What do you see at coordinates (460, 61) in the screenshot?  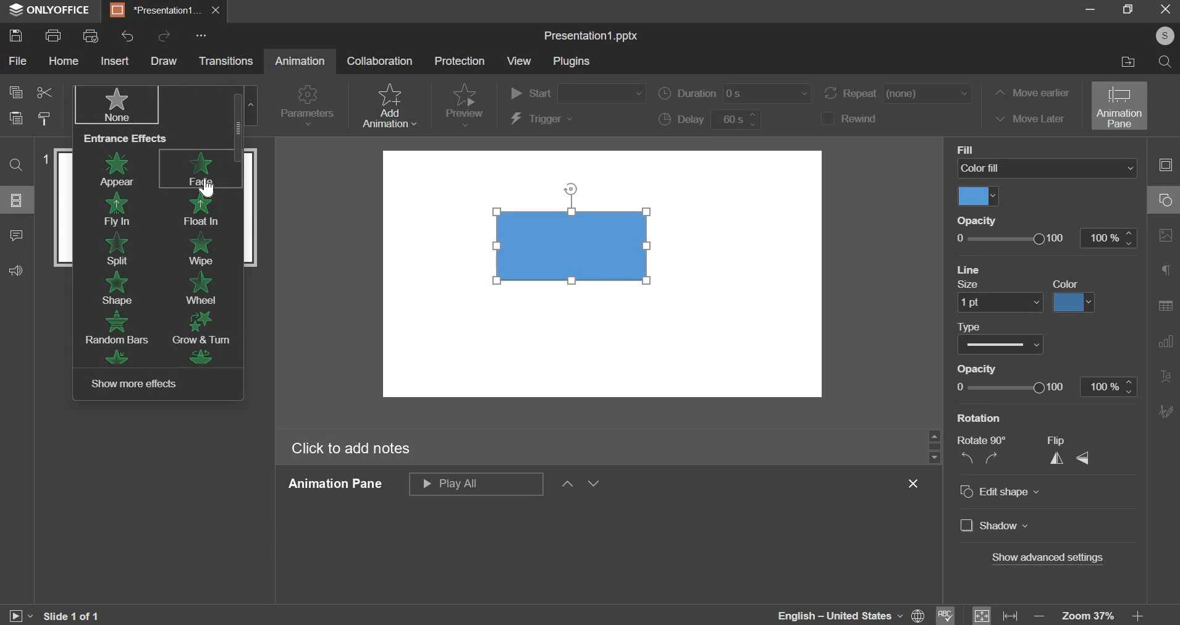 I see `protection` at bounding box center [460, 61].